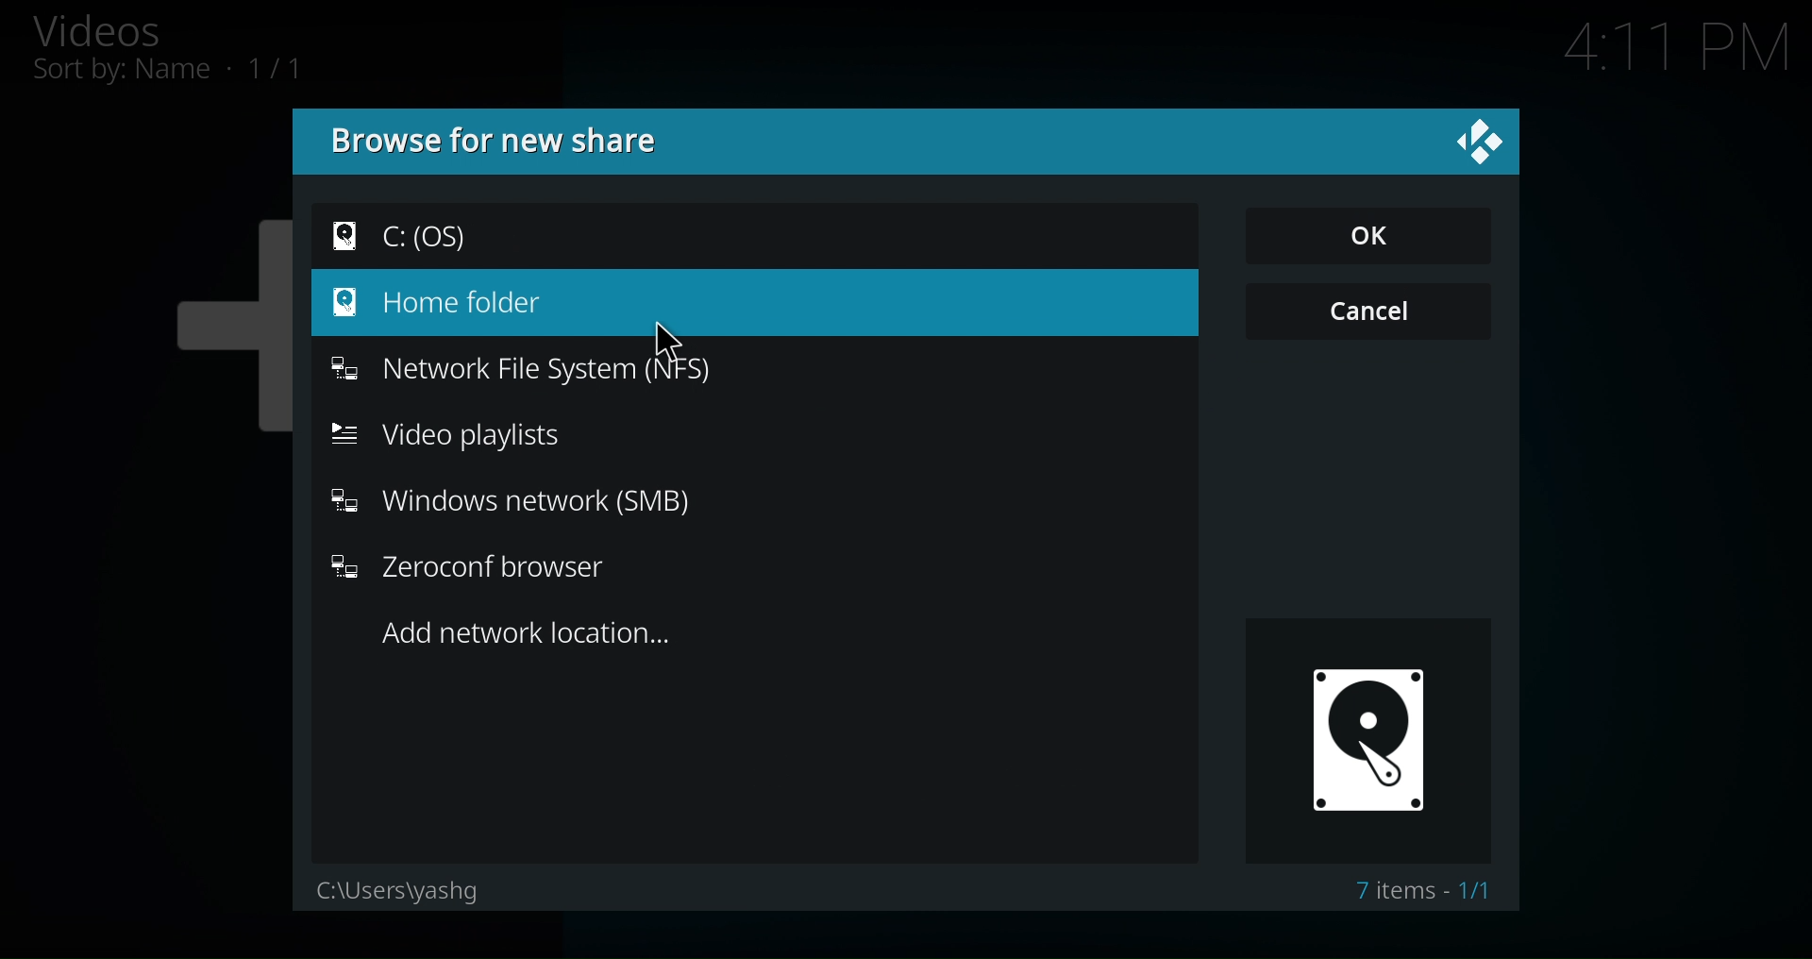 This screenshot has width=1812, height=959. I want to click on Close, so click(1474, 141).